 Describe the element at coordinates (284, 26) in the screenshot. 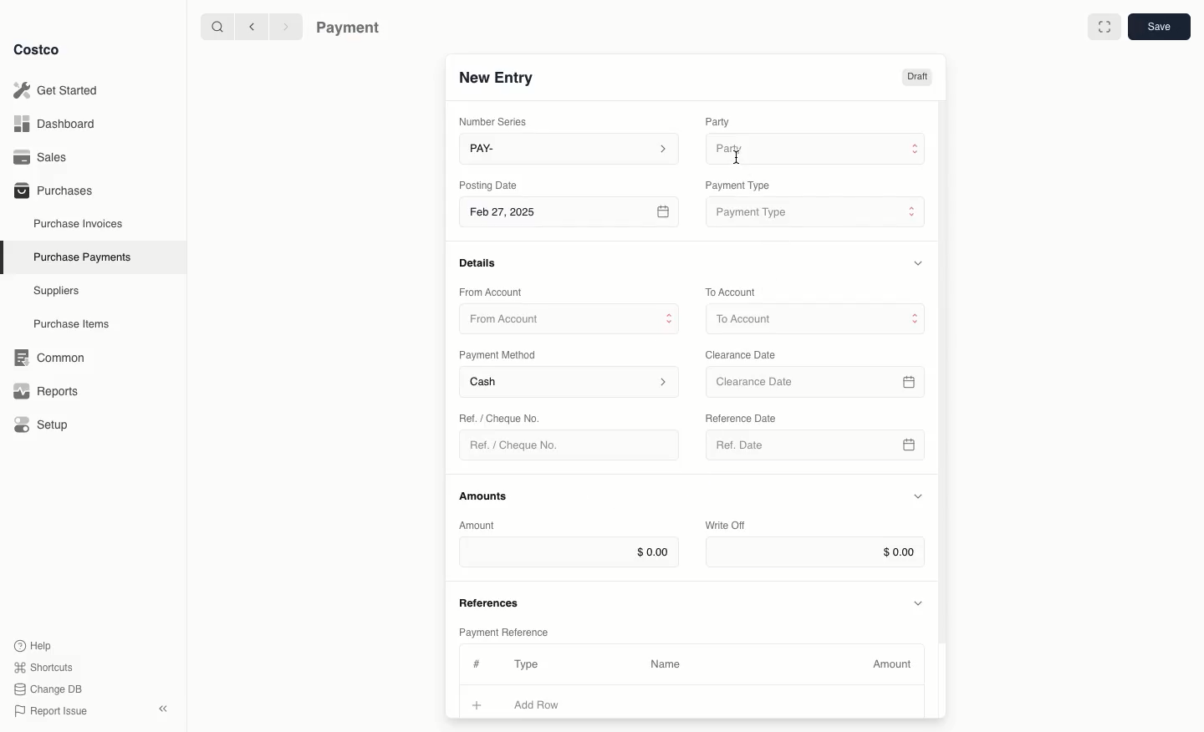

I see `Forward` at that location.